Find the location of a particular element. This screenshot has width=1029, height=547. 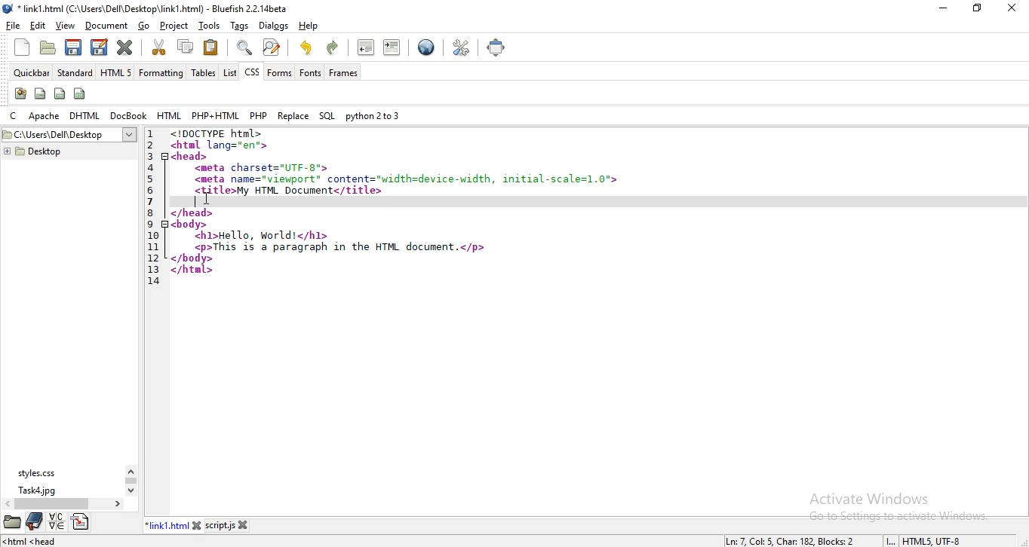

1 is located at coordinates (149, 134).